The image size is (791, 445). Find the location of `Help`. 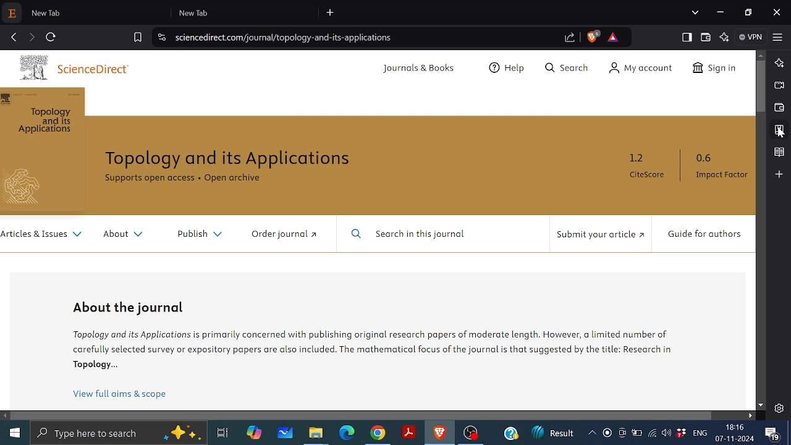

Help is located at coordinates (511, 434).